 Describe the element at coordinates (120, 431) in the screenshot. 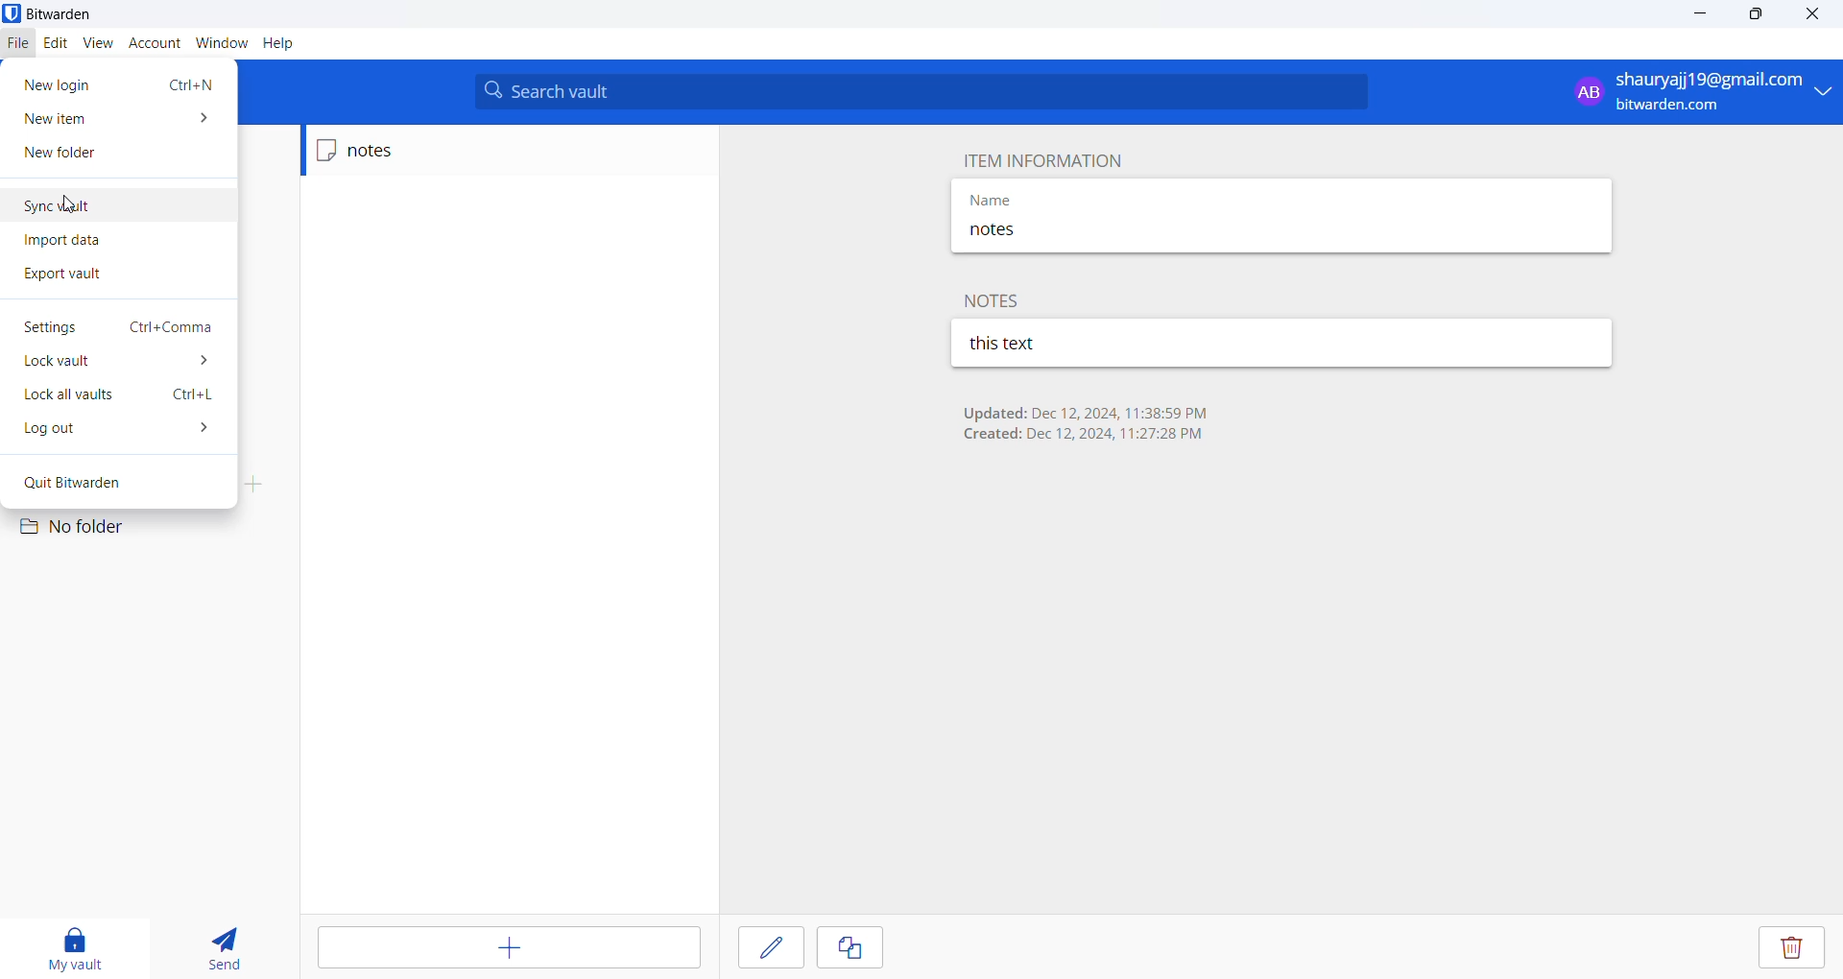

I see `log out` at that location.